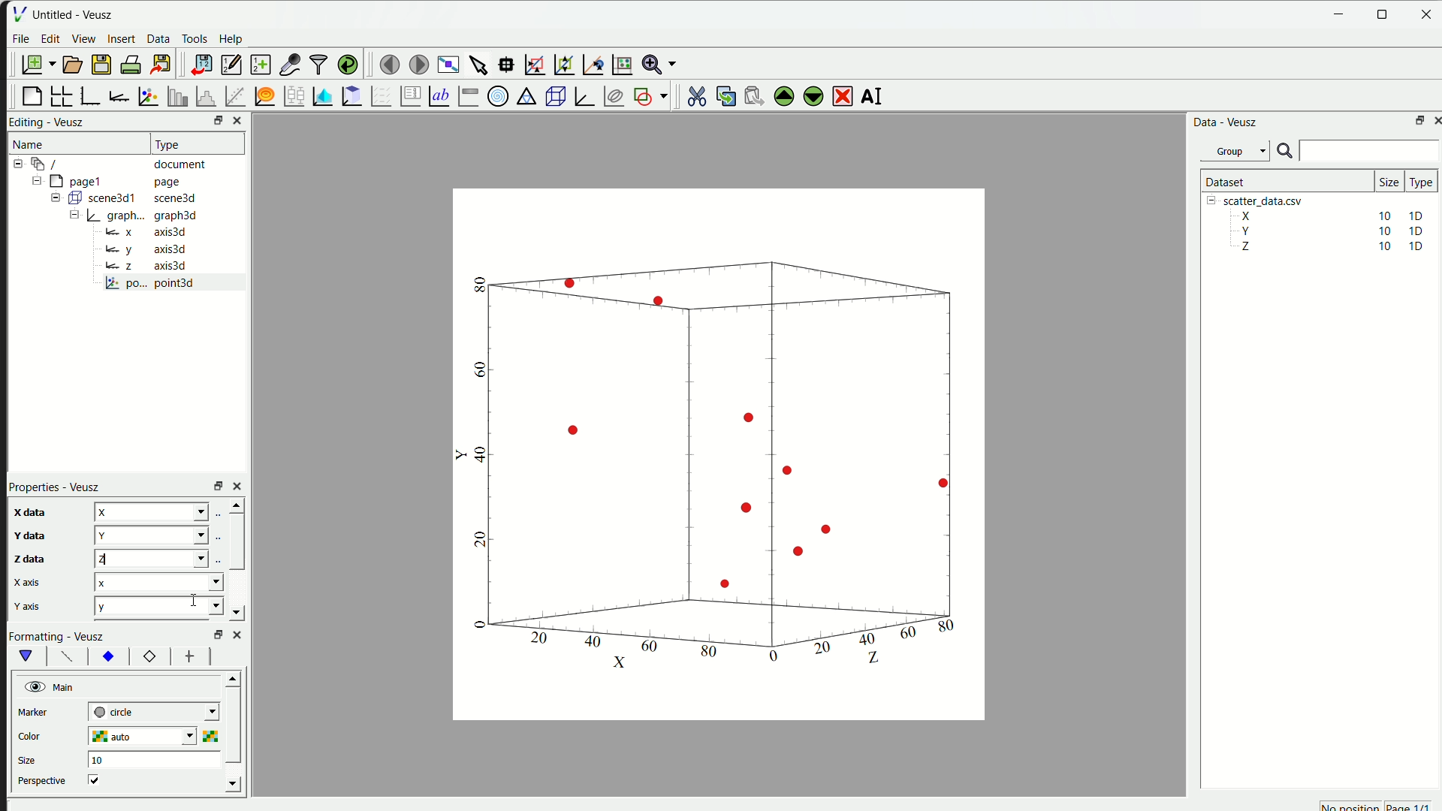 The image size is (1442, 811). What do you see at coordinates (42, 781) in the screenshot?
I see `perspective` at bounding box center [42, 781].